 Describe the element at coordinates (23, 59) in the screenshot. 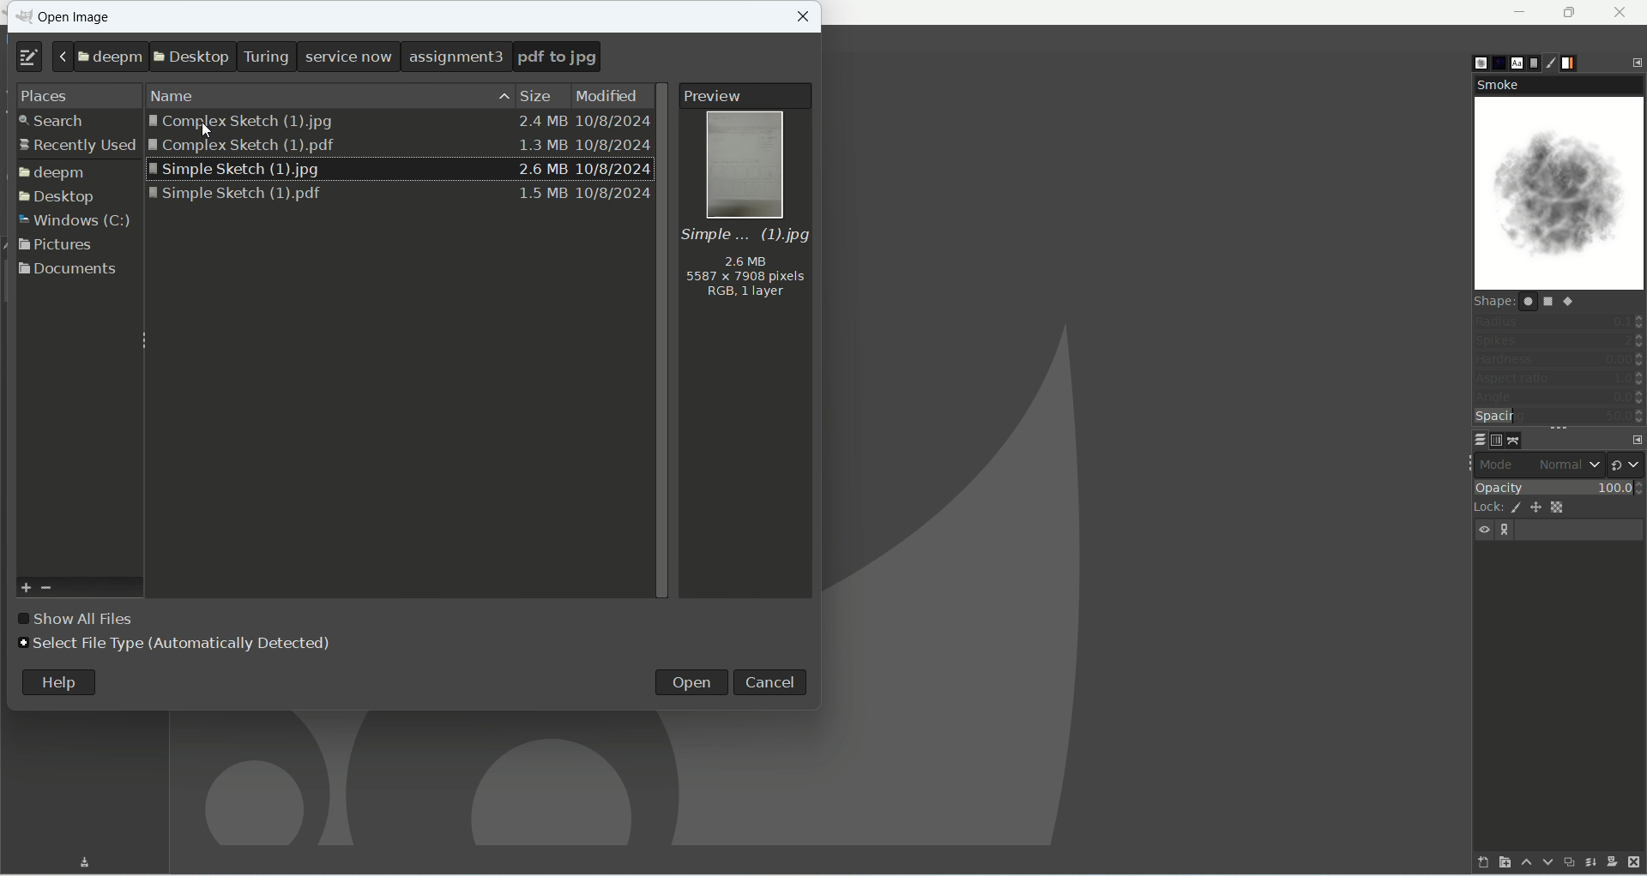

I see `type` at that location.